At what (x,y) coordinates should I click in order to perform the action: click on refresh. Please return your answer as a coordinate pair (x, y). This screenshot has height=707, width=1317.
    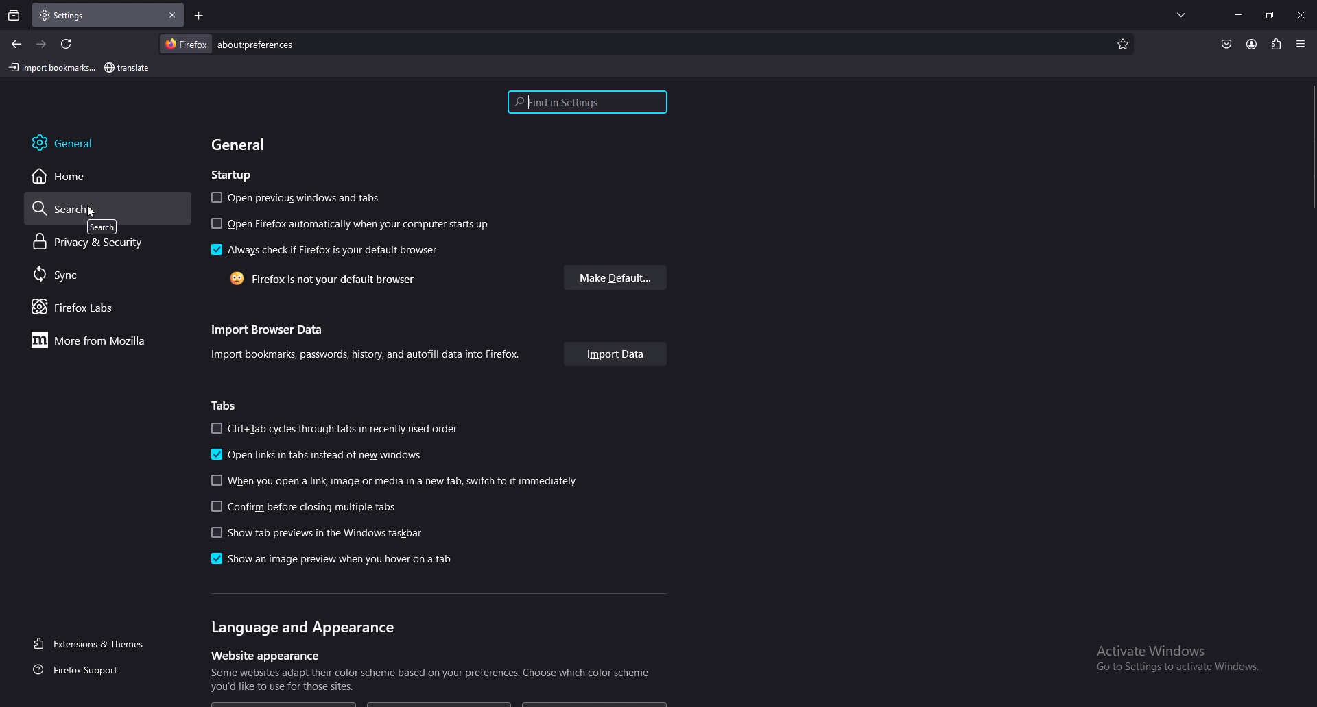
    Looking at the image, I should click on (69, 44).